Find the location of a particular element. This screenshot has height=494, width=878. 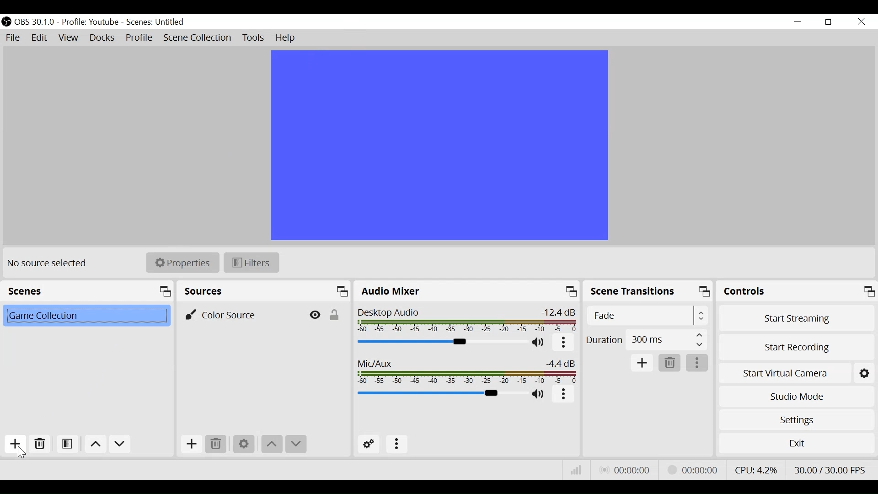

Tools is located at coordinates (253, 38).